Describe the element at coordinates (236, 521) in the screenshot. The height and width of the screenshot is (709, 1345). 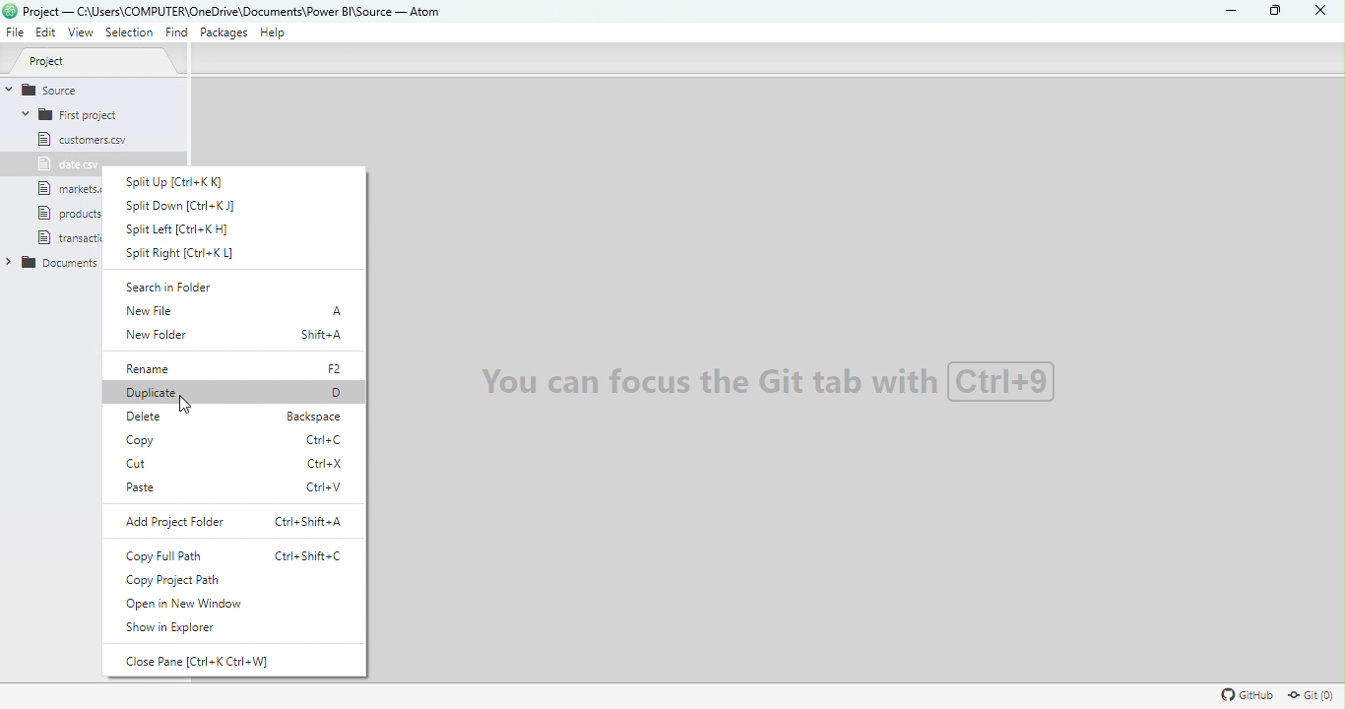
I see `Add project folder` at that location.